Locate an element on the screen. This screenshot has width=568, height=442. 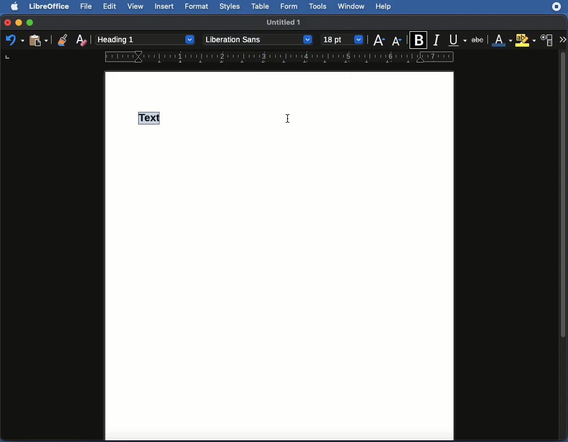
scroll bar is located at coordinates (563, 245).